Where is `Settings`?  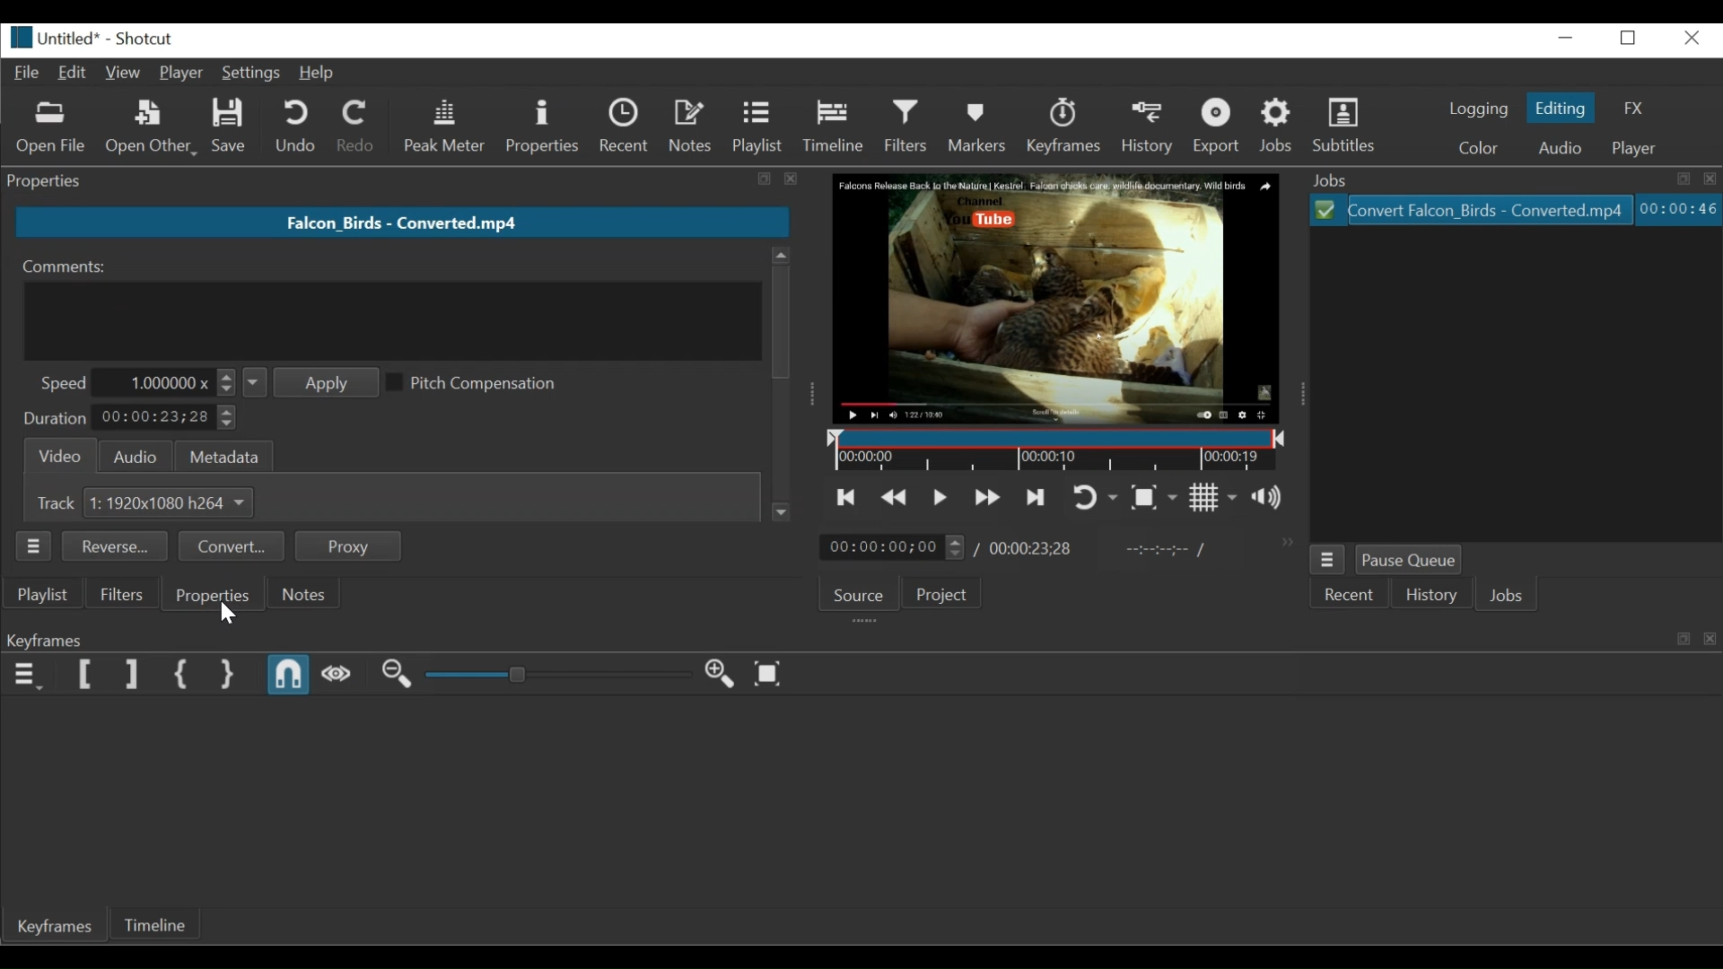 Settings is located at coordinates (251, 73).